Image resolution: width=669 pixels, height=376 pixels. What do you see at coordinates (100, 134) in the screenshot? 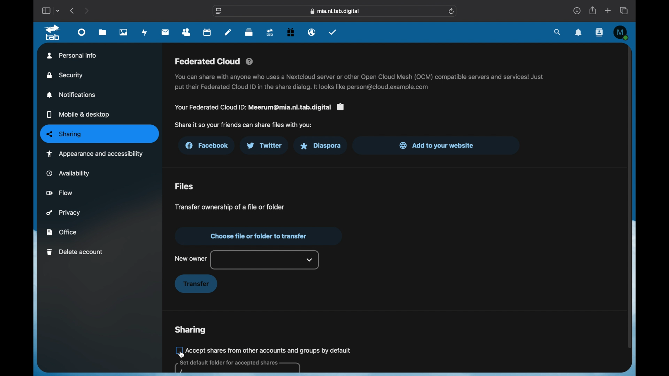
I see `sharing ` at bounding box center [100, 134].